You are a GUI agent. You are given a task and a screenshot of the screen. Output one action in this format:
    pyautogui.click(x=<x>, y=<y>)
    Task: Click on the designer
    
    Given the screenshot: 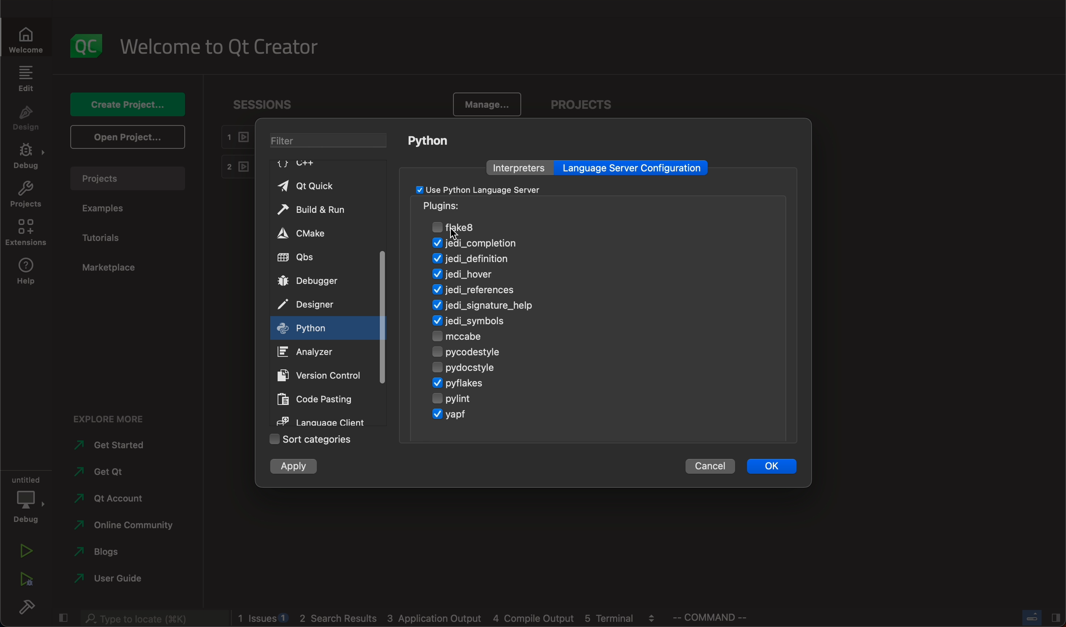 What is the action you would take?
    pyautogui.click(x=316, y=302)
    